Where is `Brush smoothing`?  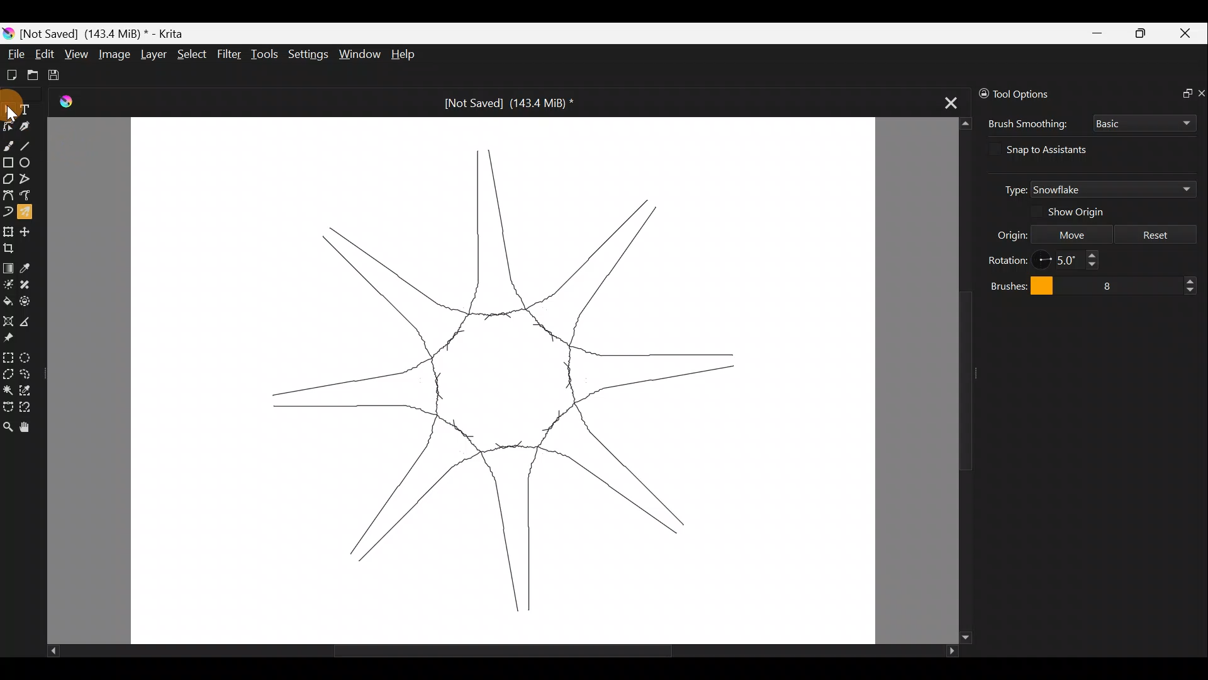 Brush smoothing is located at coordinates (1026, 124).